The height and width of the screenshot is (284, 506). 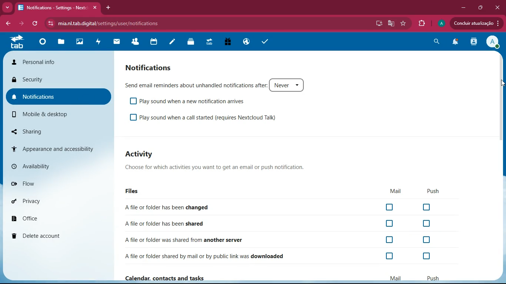 What do you see at coordinates (50, 115) in the screenshot?
I see `mobile & desktop` at bounding box center [50, 115].